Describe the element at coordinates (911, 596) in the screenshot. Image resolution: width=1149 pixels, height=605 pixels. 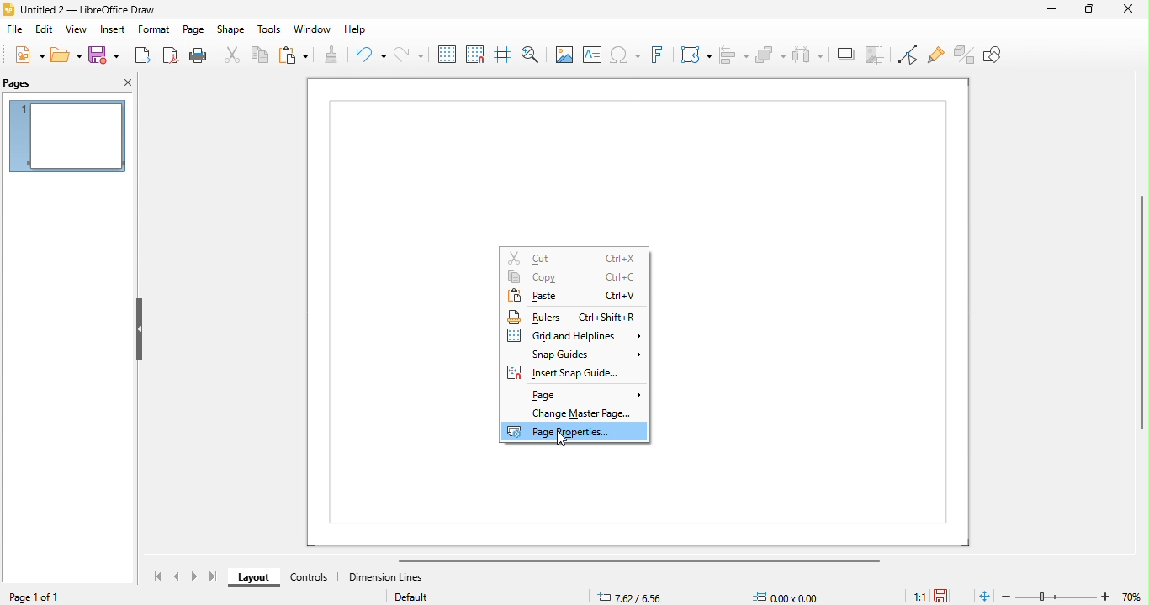
I see `1:1` at that location.